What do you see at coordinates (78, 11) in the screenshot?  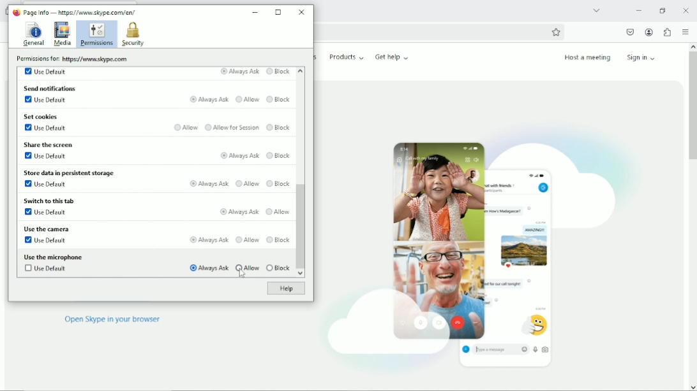 I see `Page Info — hips: www. skype com/en` at bounding box center [78, 11].